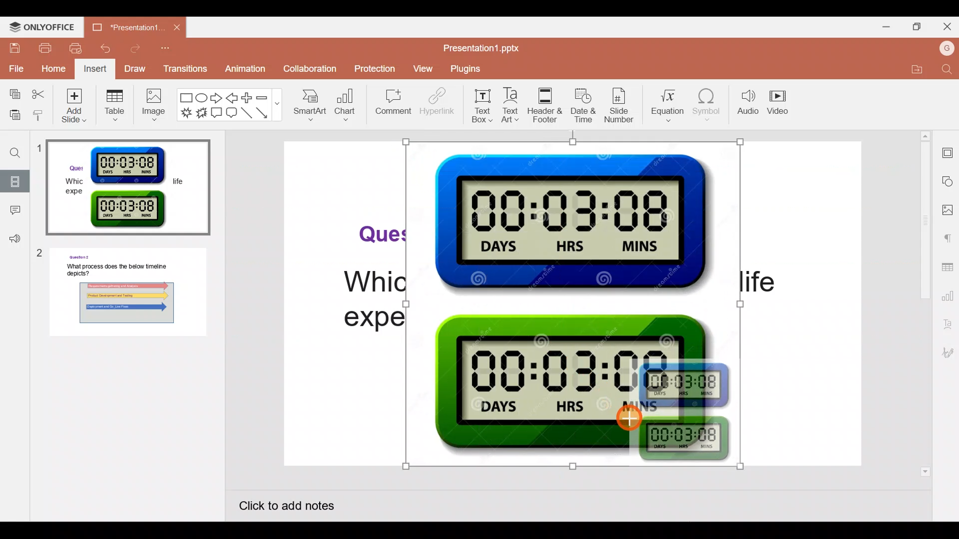  What do you see at coordinates (96, 69) in the screenshot?
I see `Insert` at bounding box center [96, 69].